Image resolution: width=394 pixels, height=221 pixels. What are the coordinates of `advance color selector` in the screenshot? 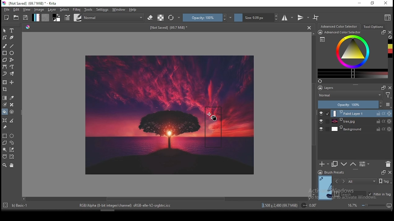 It's located at (338, 26).